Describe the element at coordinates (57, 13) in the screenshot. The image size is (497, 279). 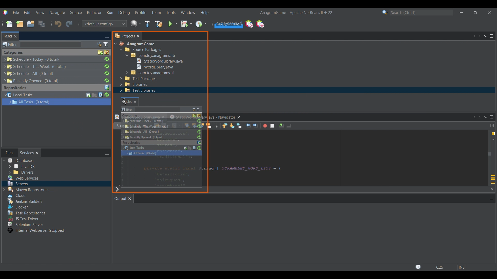
I see `Navigate menu` at that location.